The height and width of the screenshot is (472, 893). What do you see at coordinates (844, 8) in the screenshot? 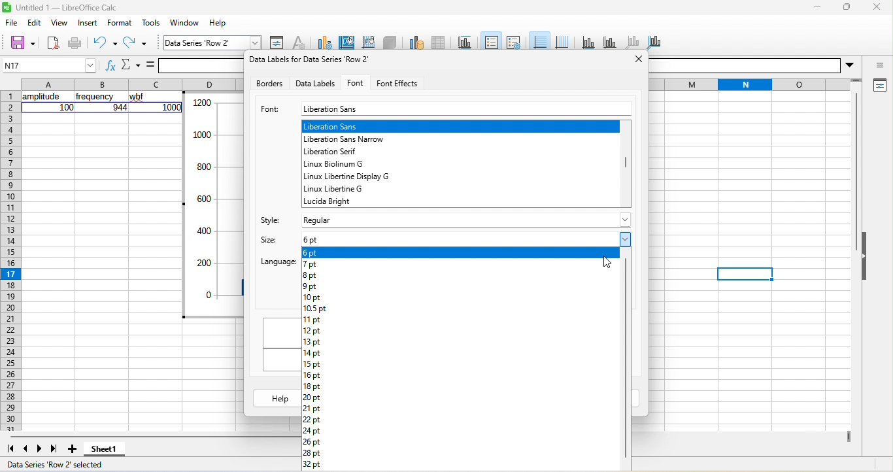
I see `maximize` at bounding box center [844, 8].